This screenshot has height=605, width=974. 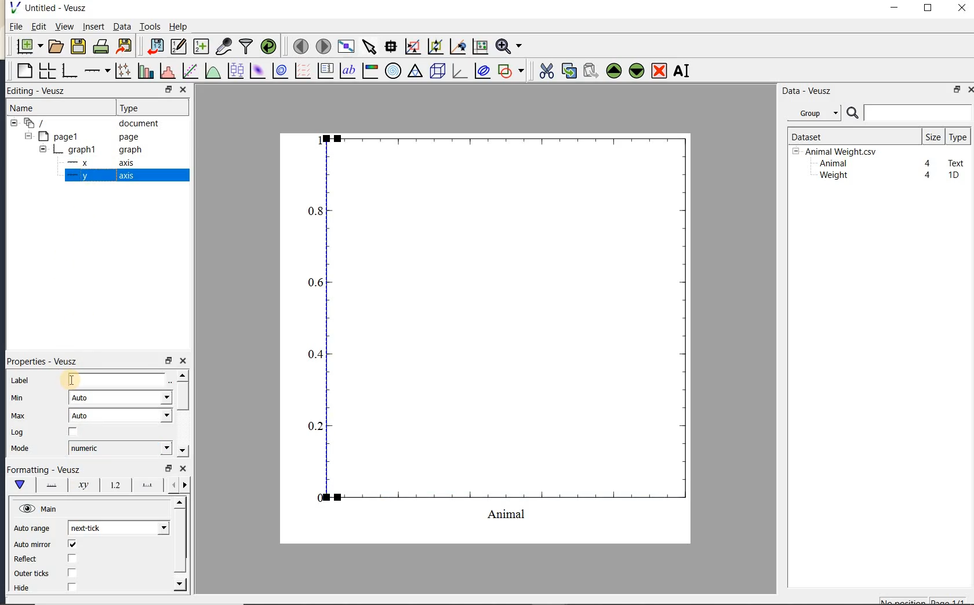 I want to click on scrollbar, so click(x=180, y=544).